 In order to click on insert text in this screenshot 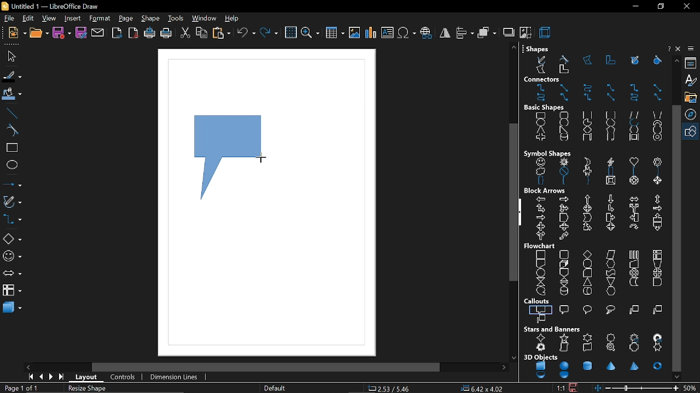, I will do `click(388, 33)`.